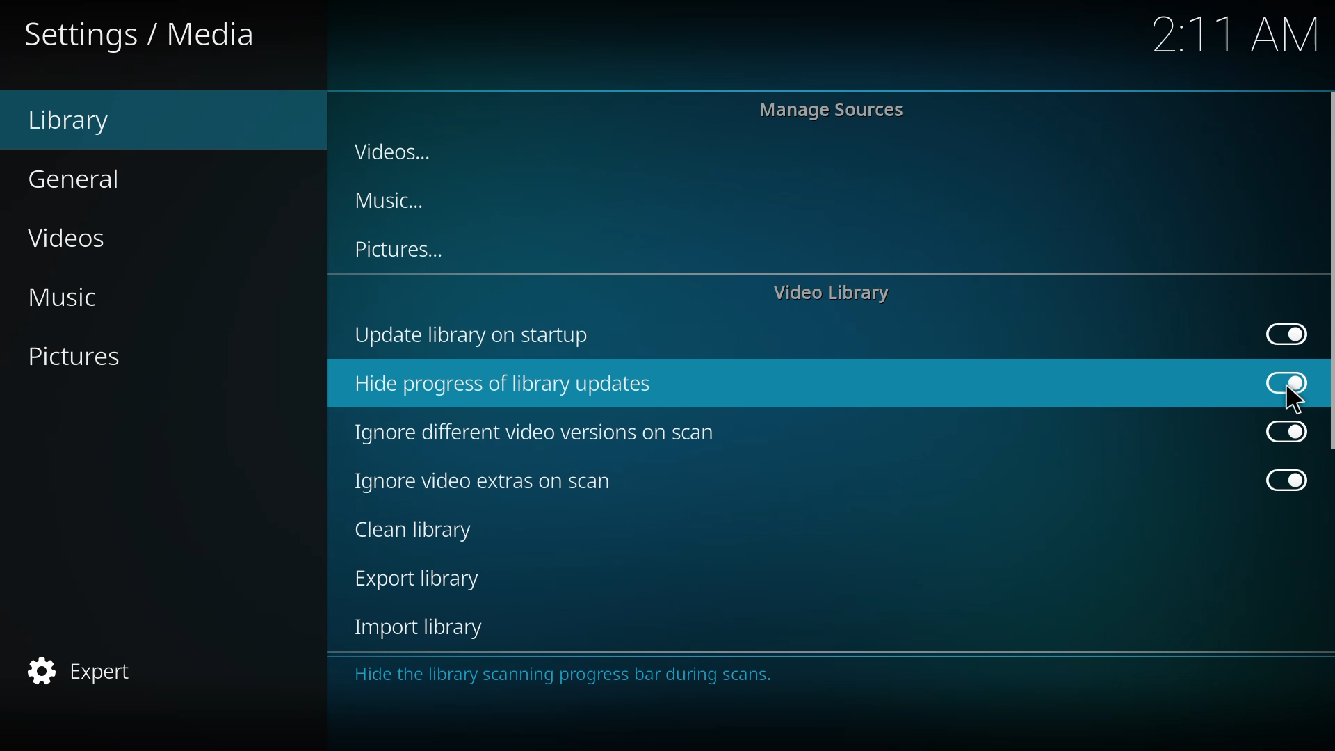  Describe the element at coordinates (514, 381) in the screenshot. I see `hide progress of library updates` at that location.